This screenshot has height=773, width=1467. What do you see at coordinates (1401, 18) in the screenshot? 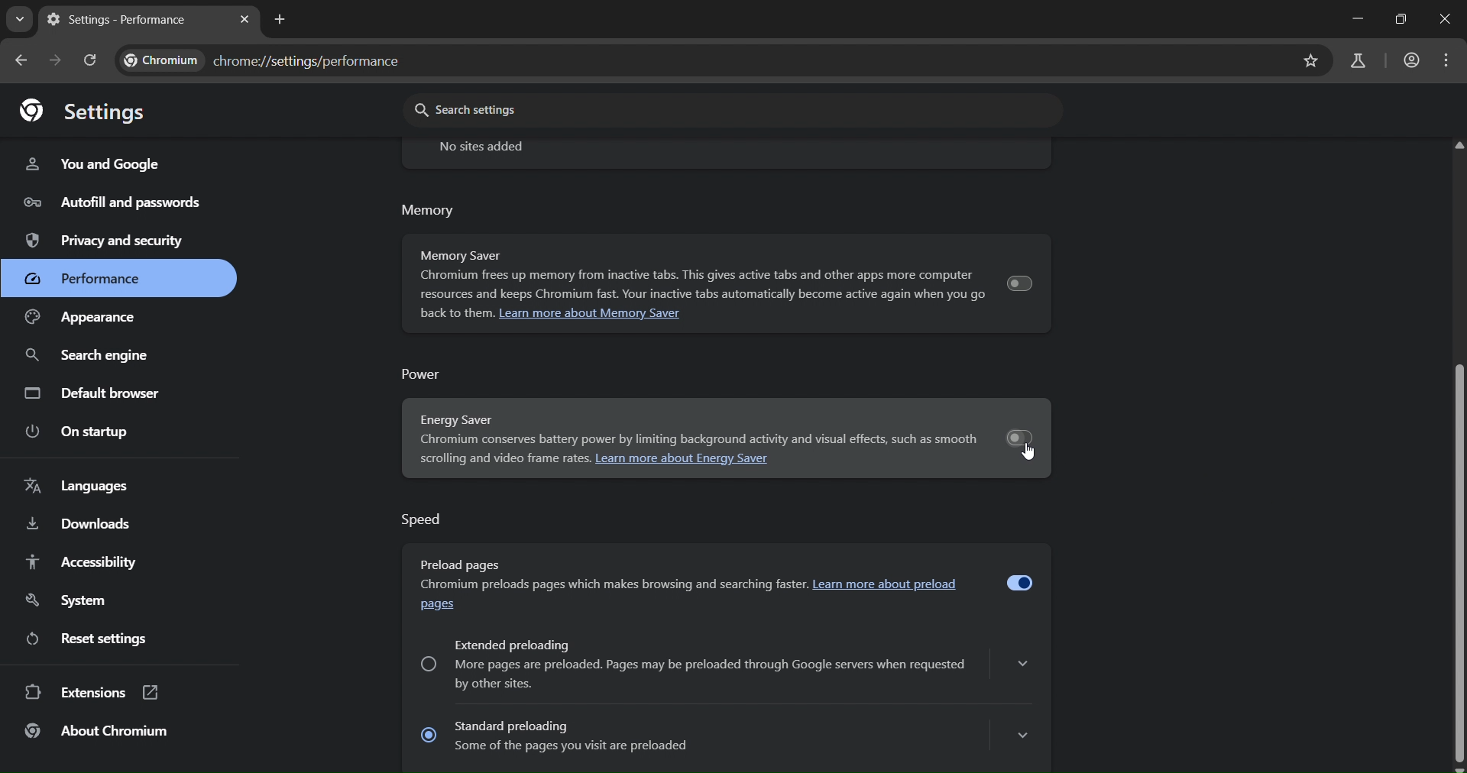
I see `restore down` at bounding box center [1401, 18].